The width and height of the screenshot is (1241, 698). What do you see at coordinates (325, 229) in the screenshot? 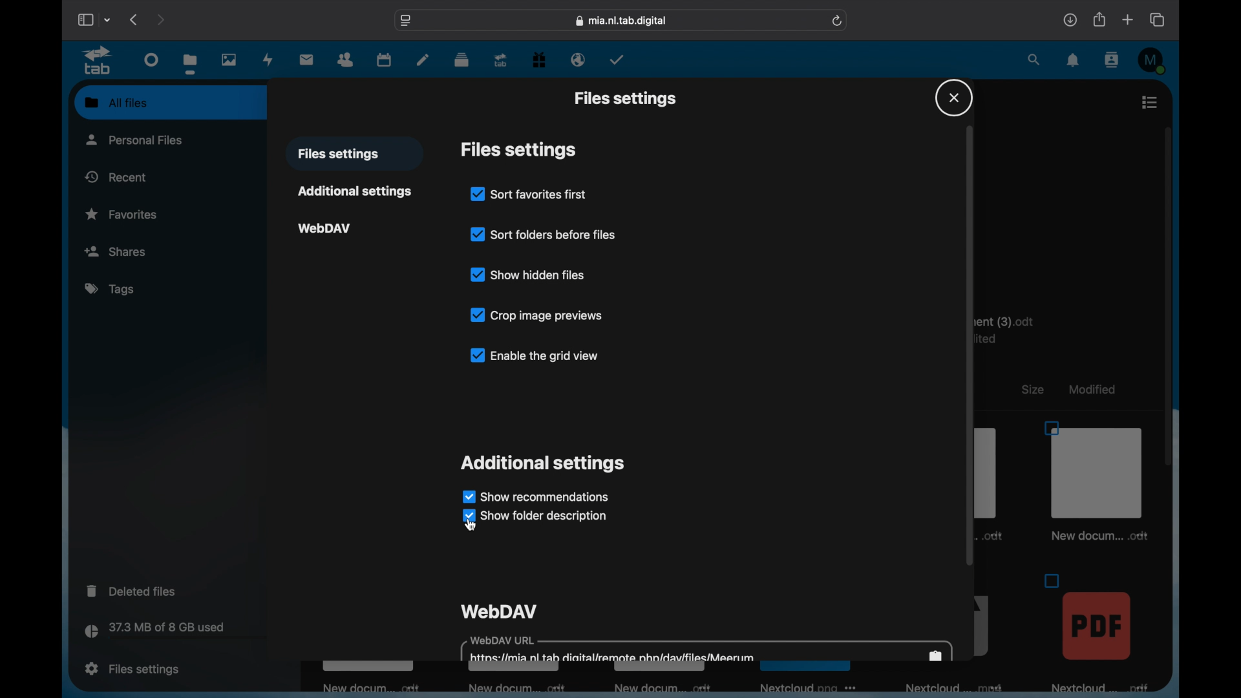
I see `webdav` at bounding box center [325, 229].